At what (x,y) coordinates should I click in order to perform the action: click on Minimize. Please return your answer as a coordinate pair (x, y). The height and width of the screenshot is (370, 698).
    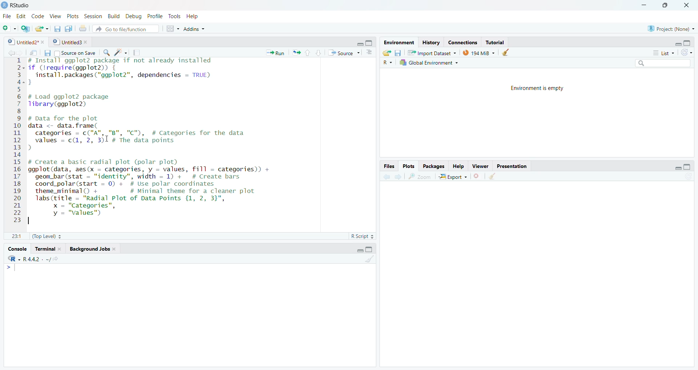
    Looking at the image, I should click on (359, 44).